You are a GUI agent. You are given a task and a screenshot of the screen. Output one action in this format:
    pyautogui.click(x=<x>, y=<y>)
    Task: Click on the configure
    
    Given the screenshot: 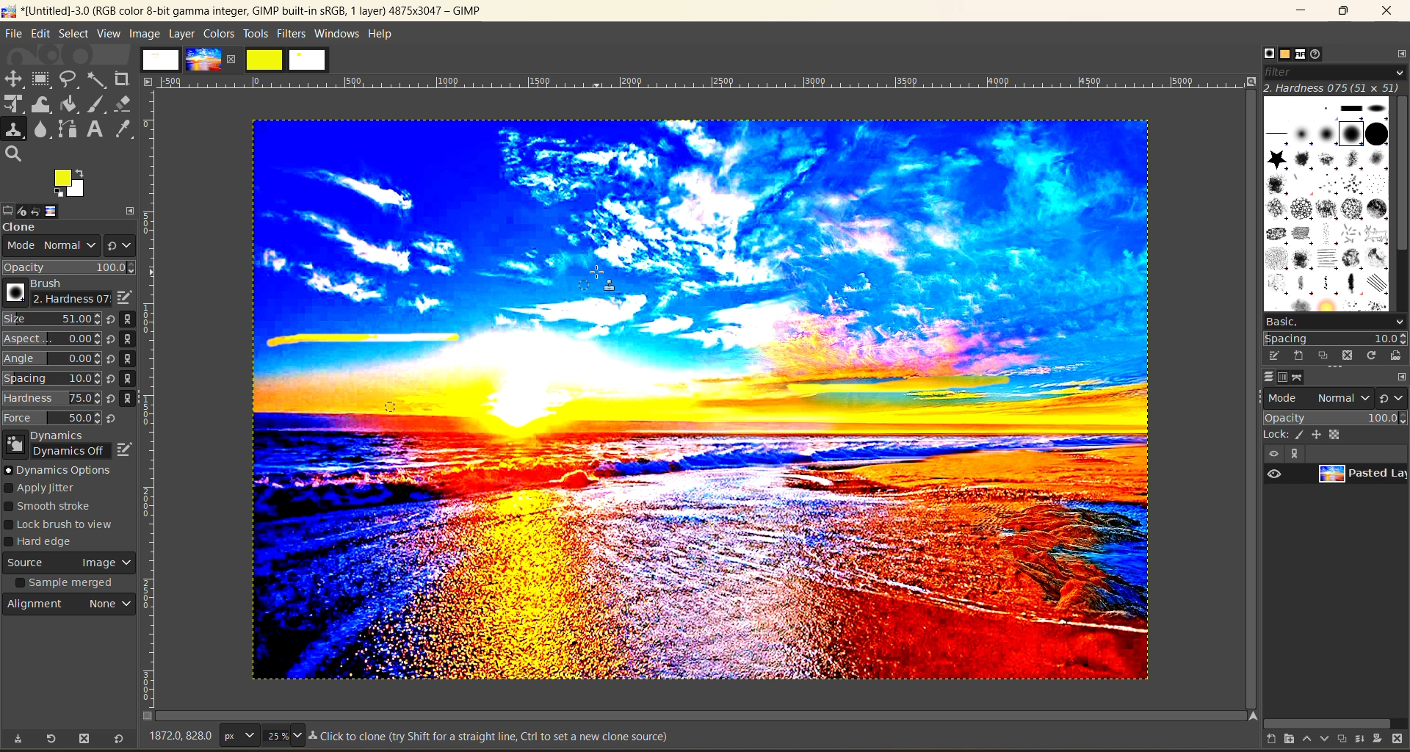 What is the action you would take?
    pyautogui.click(x=1398, y=53)
    